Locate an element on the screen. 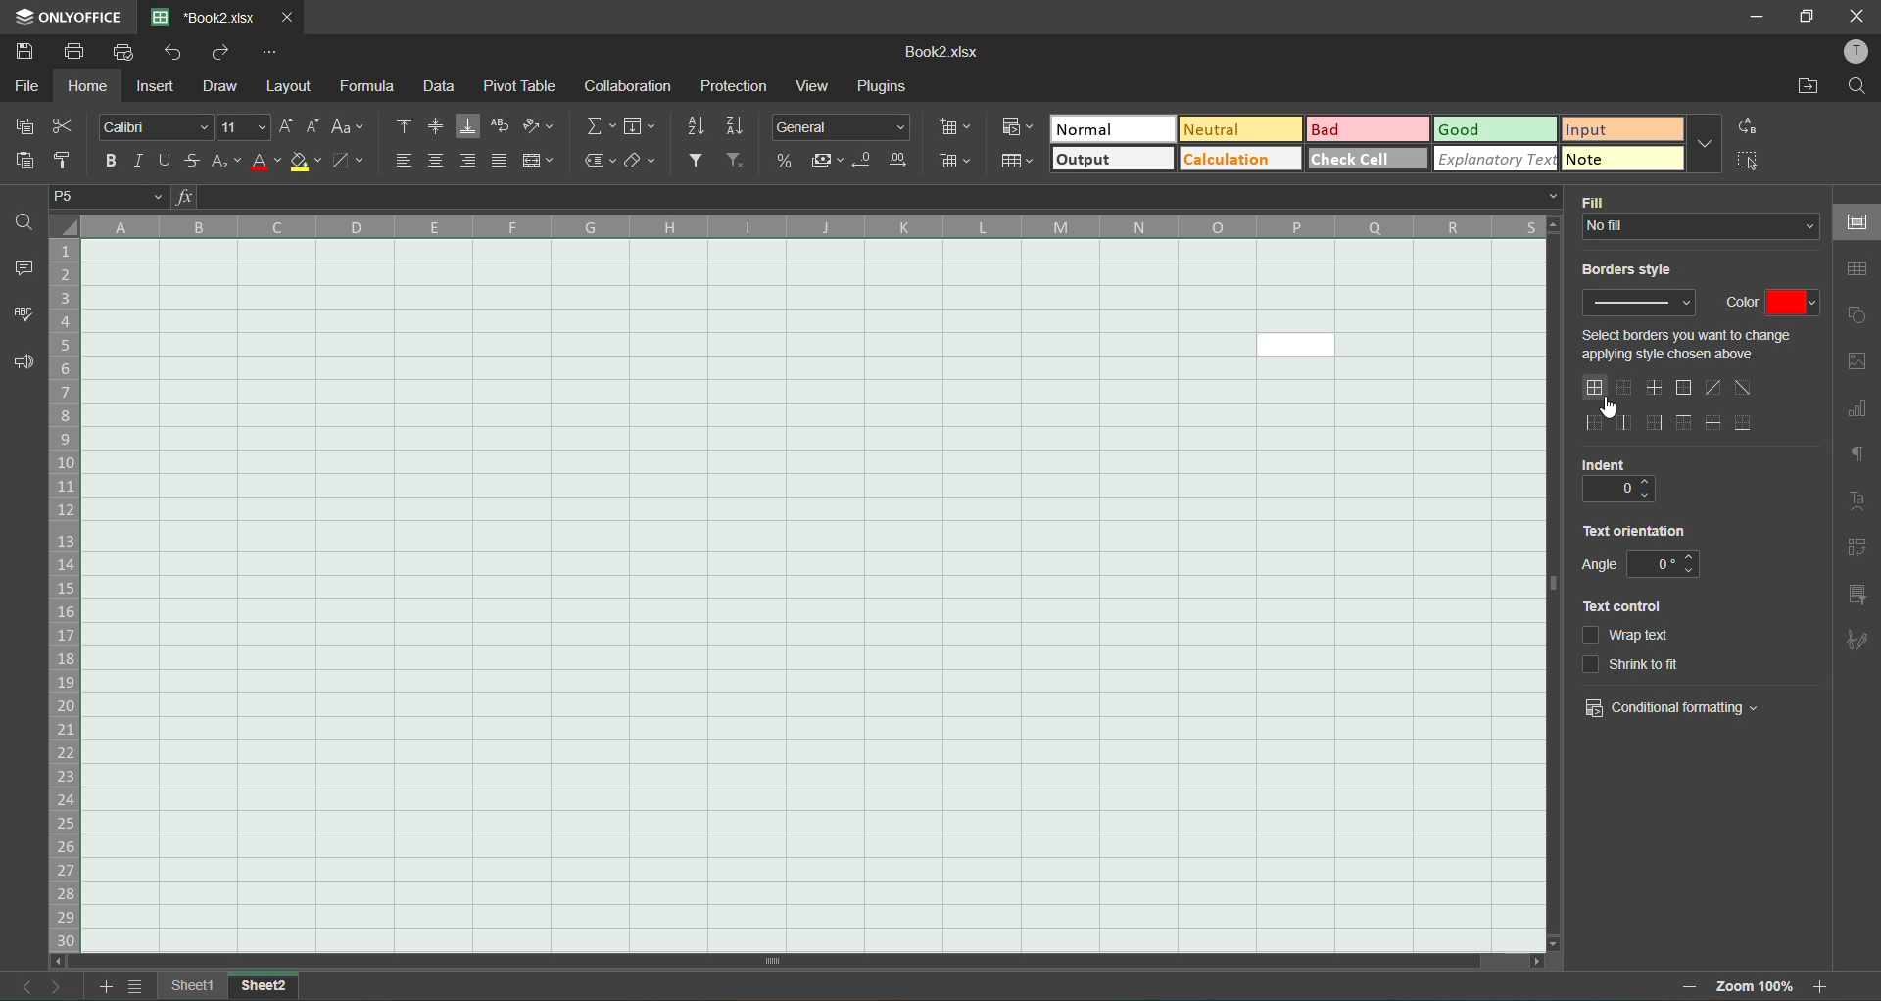 Image resolution: width=1881 pixels, height=1001 pixels. decrease decimal is located at coordinates (865, 161).